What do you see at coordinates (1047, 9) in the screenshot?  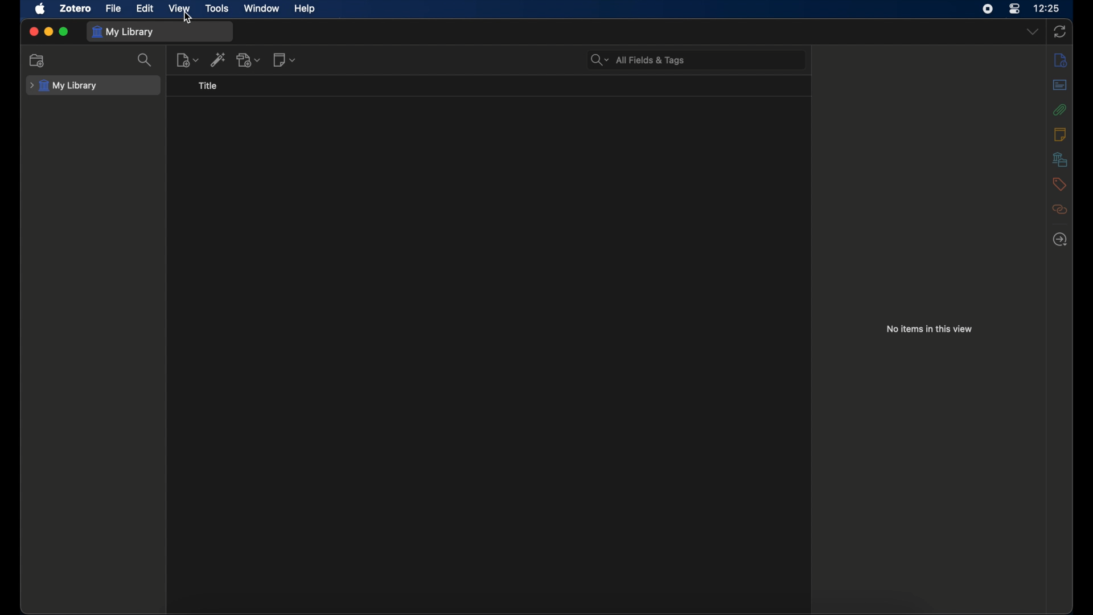 I see `time` at bounding box center [1047, 9].